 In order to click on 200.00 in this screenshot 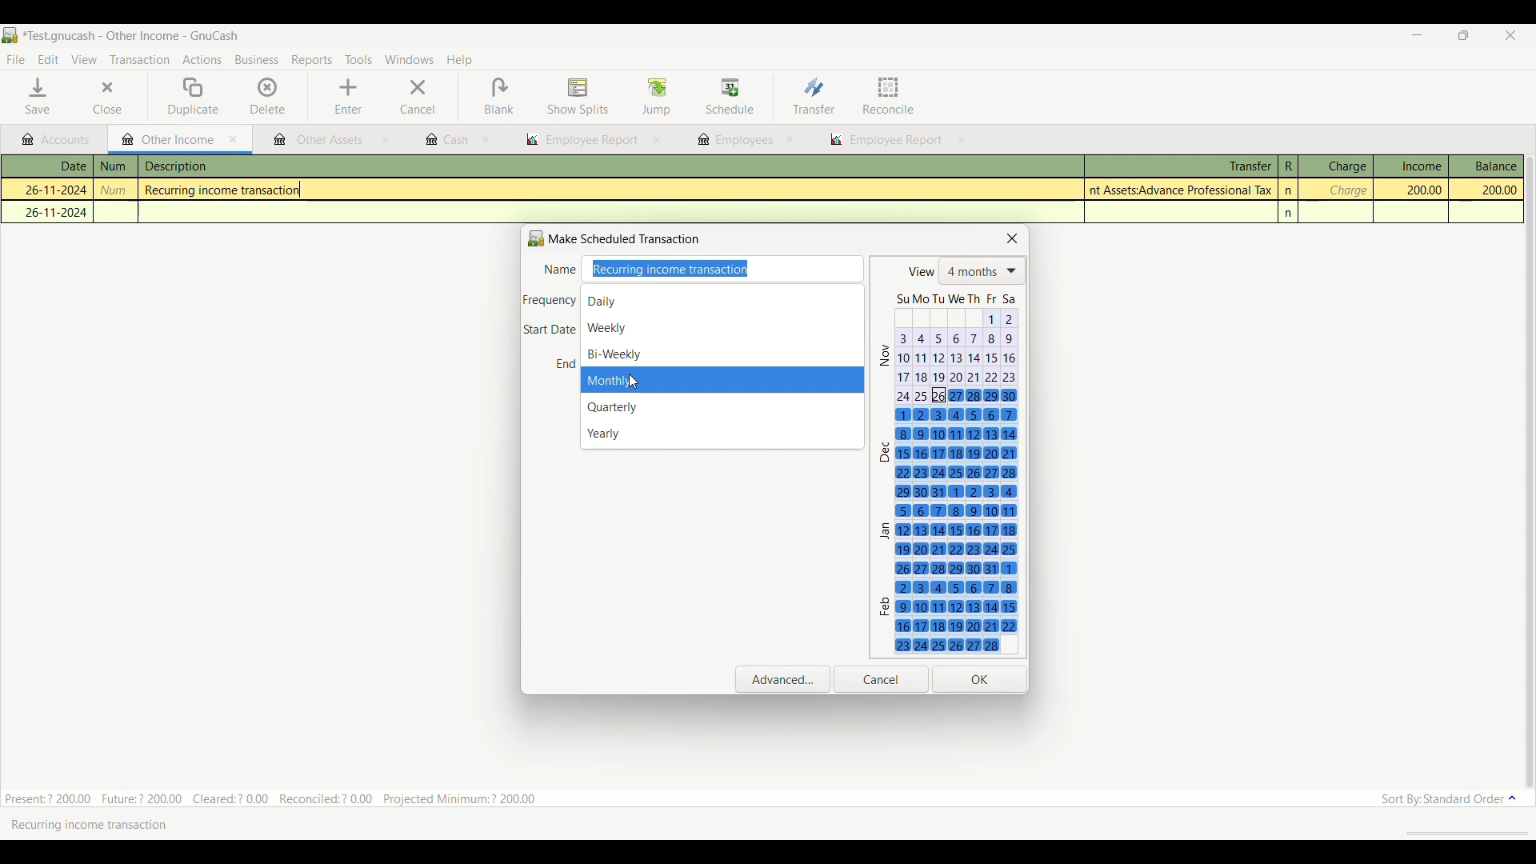, I will do `click(1486, 190)`.